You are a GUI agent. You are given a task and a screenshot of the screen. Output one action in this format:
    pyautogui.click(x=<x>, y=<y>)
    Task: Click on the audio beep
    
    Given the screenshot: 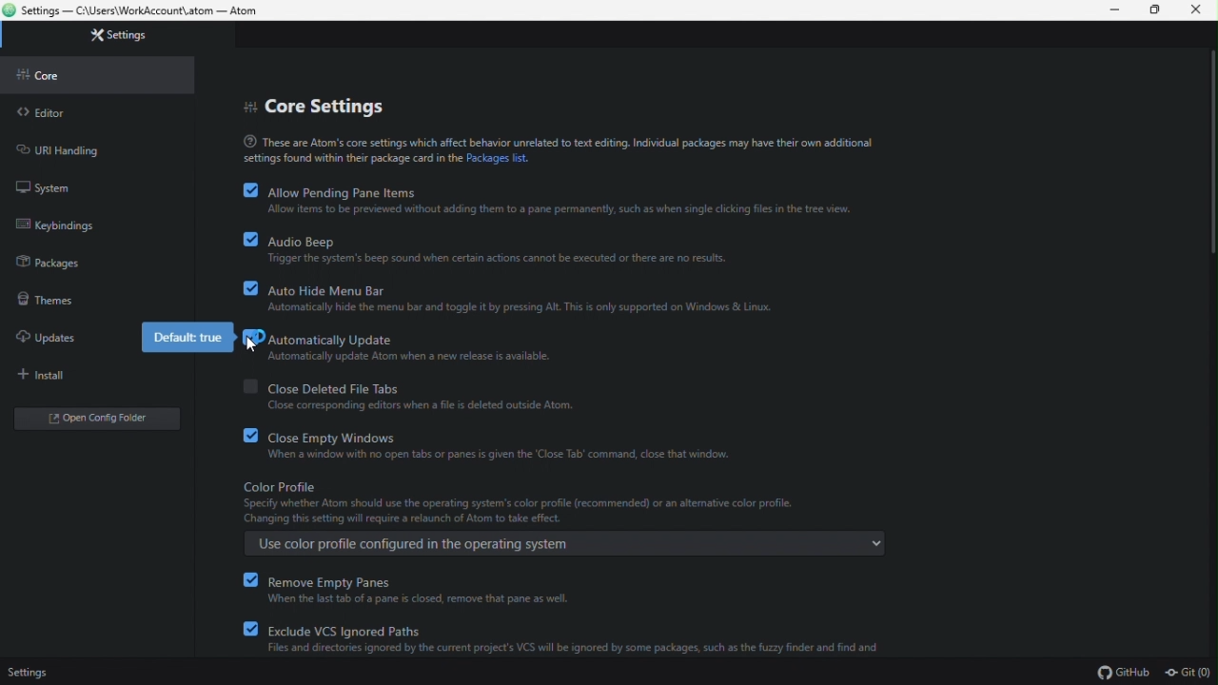 What is the action you would take?
    pyautogui.click(x=489, y=249)
    